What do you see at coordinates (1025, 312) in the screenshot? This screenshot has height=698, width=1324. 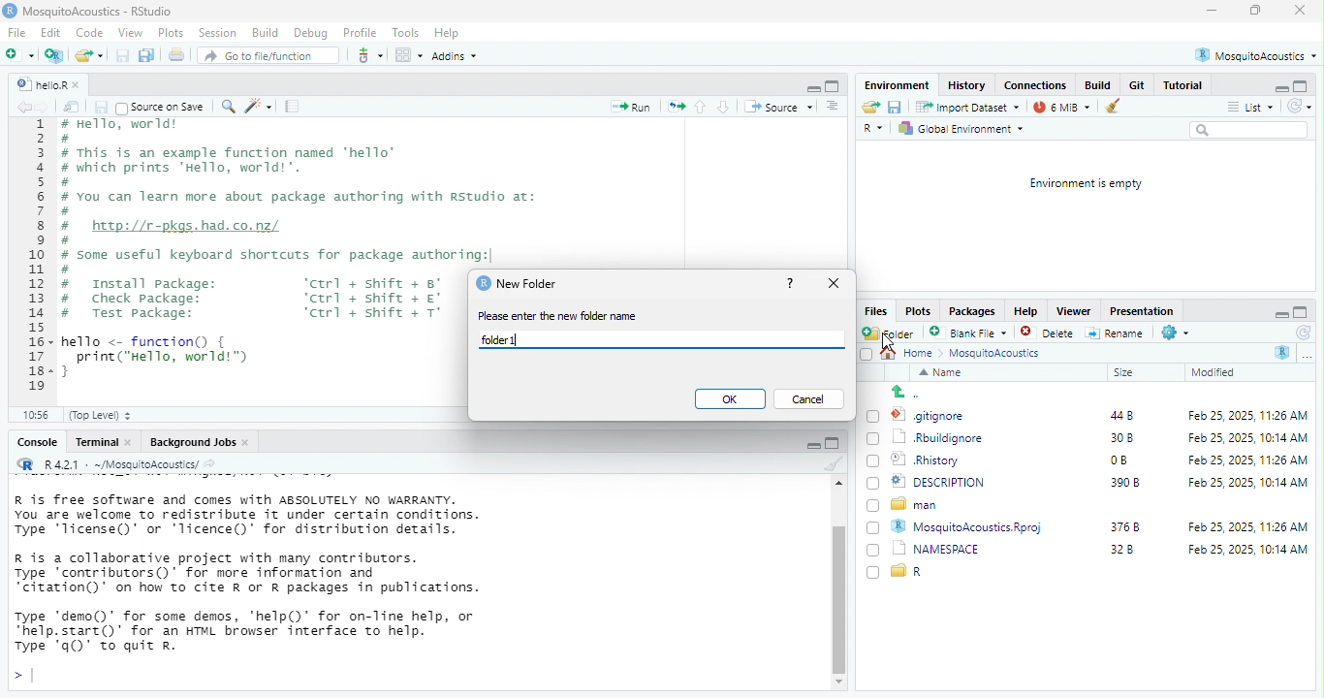 I see `Help` at bounding box center [1025, 312].